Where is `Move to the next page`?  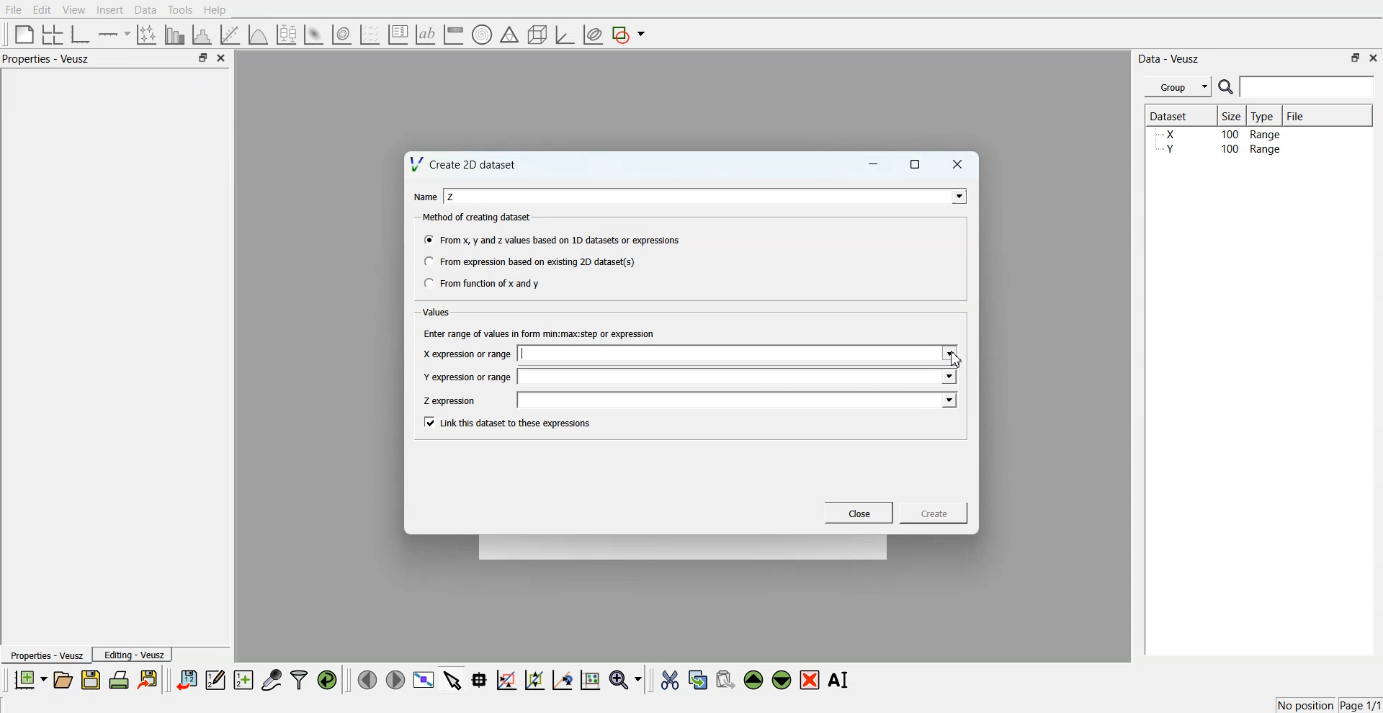
Move to the next page is located at coordinates (395, 678).